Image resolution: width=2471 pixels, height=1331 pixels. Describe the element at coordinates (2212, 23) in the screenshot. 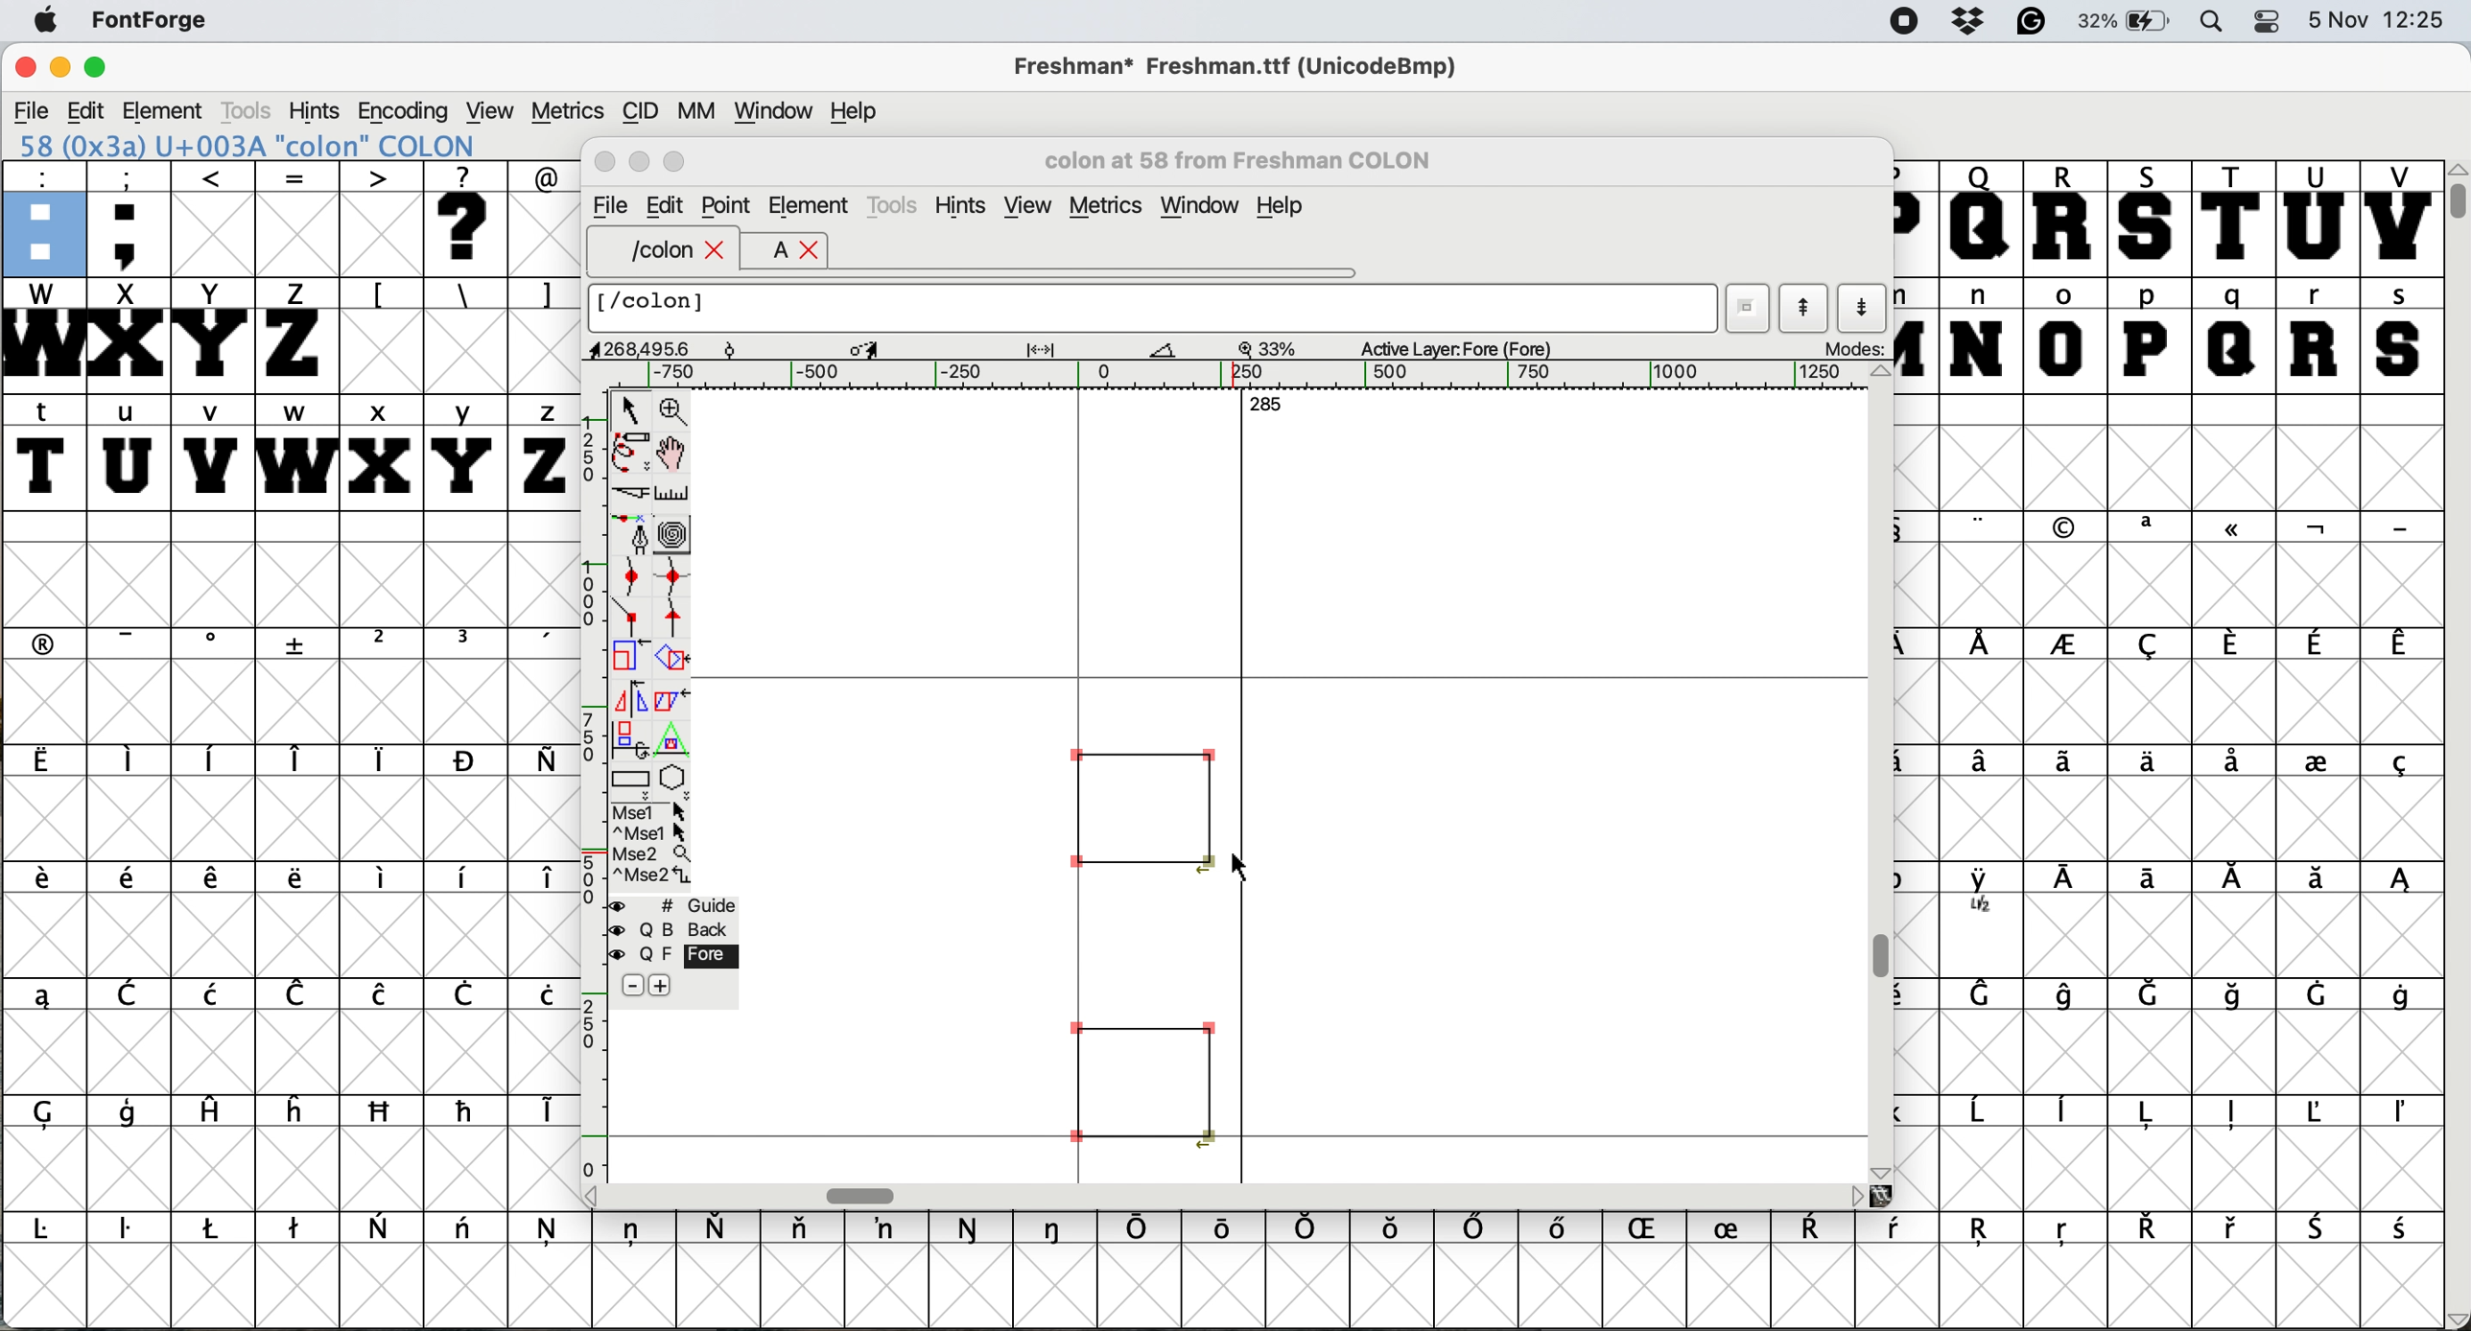

I see `spotlight search` at that location.